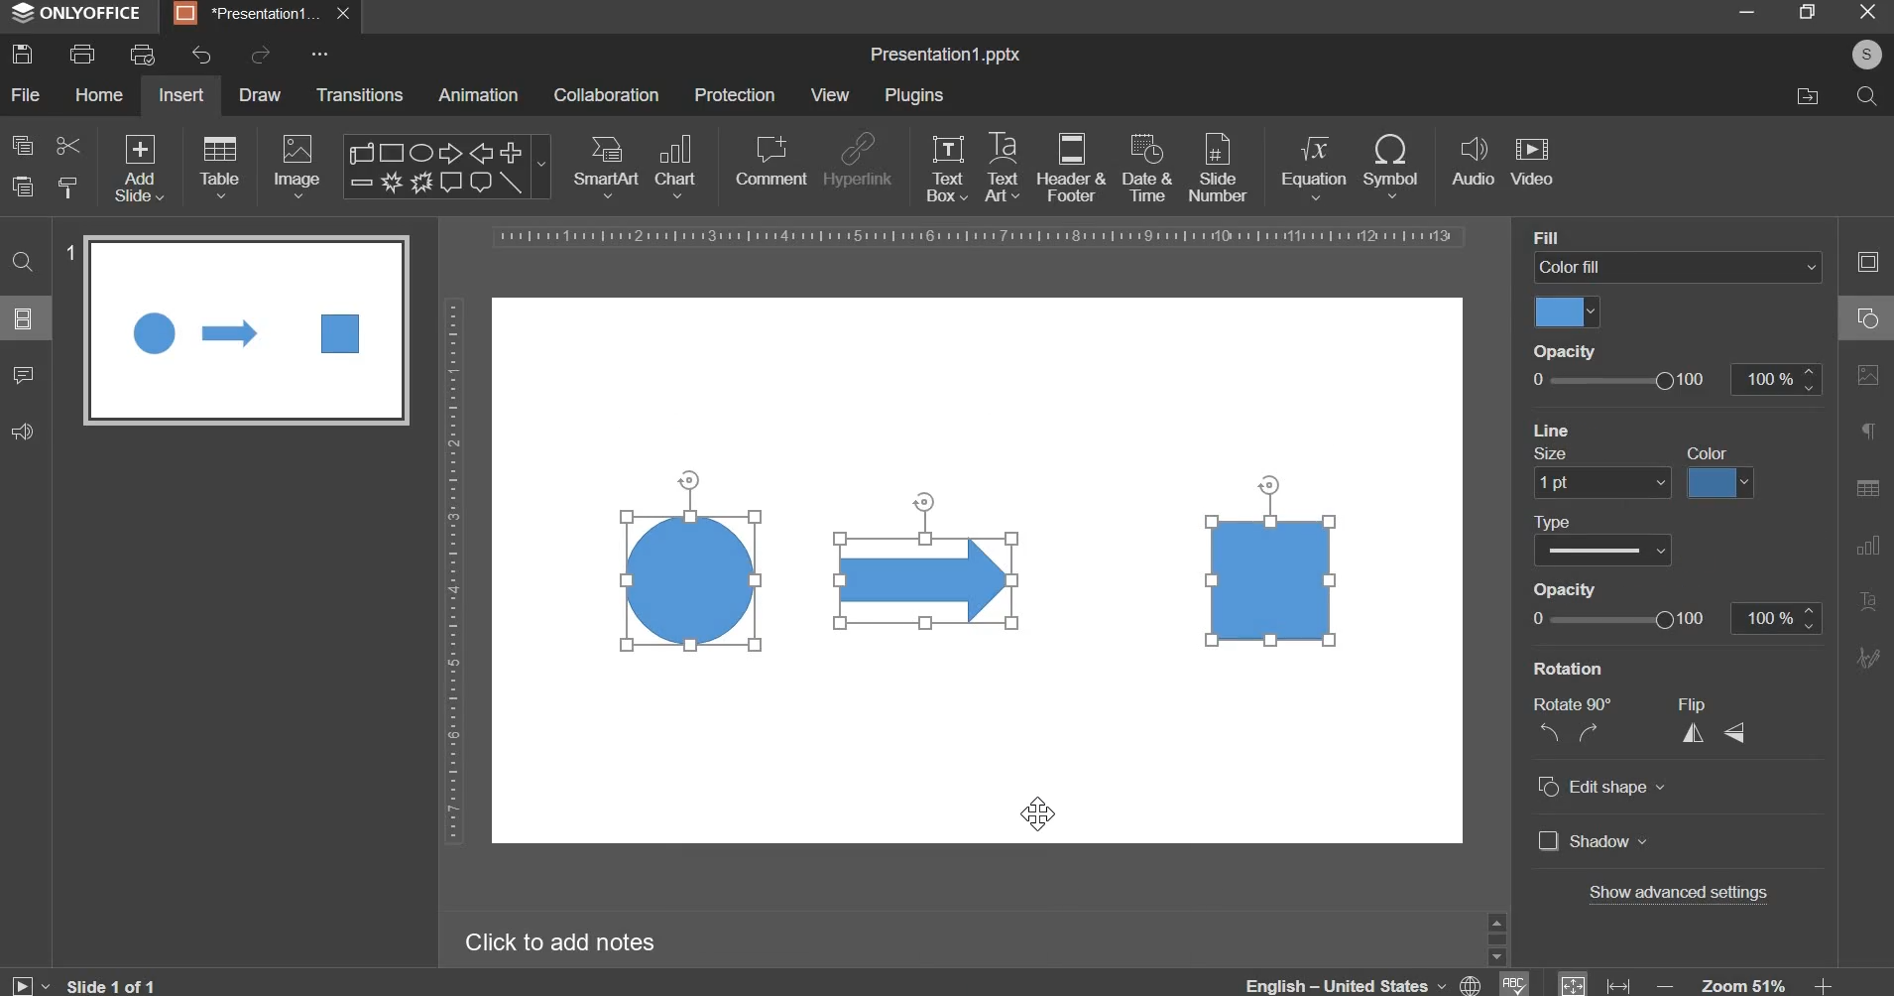 The height and width of the screenshot is (996, 1894). What do you see at coordinates (1745, 11) in the screenshot?
I see `minimize` at bounding box center [1745, 11].